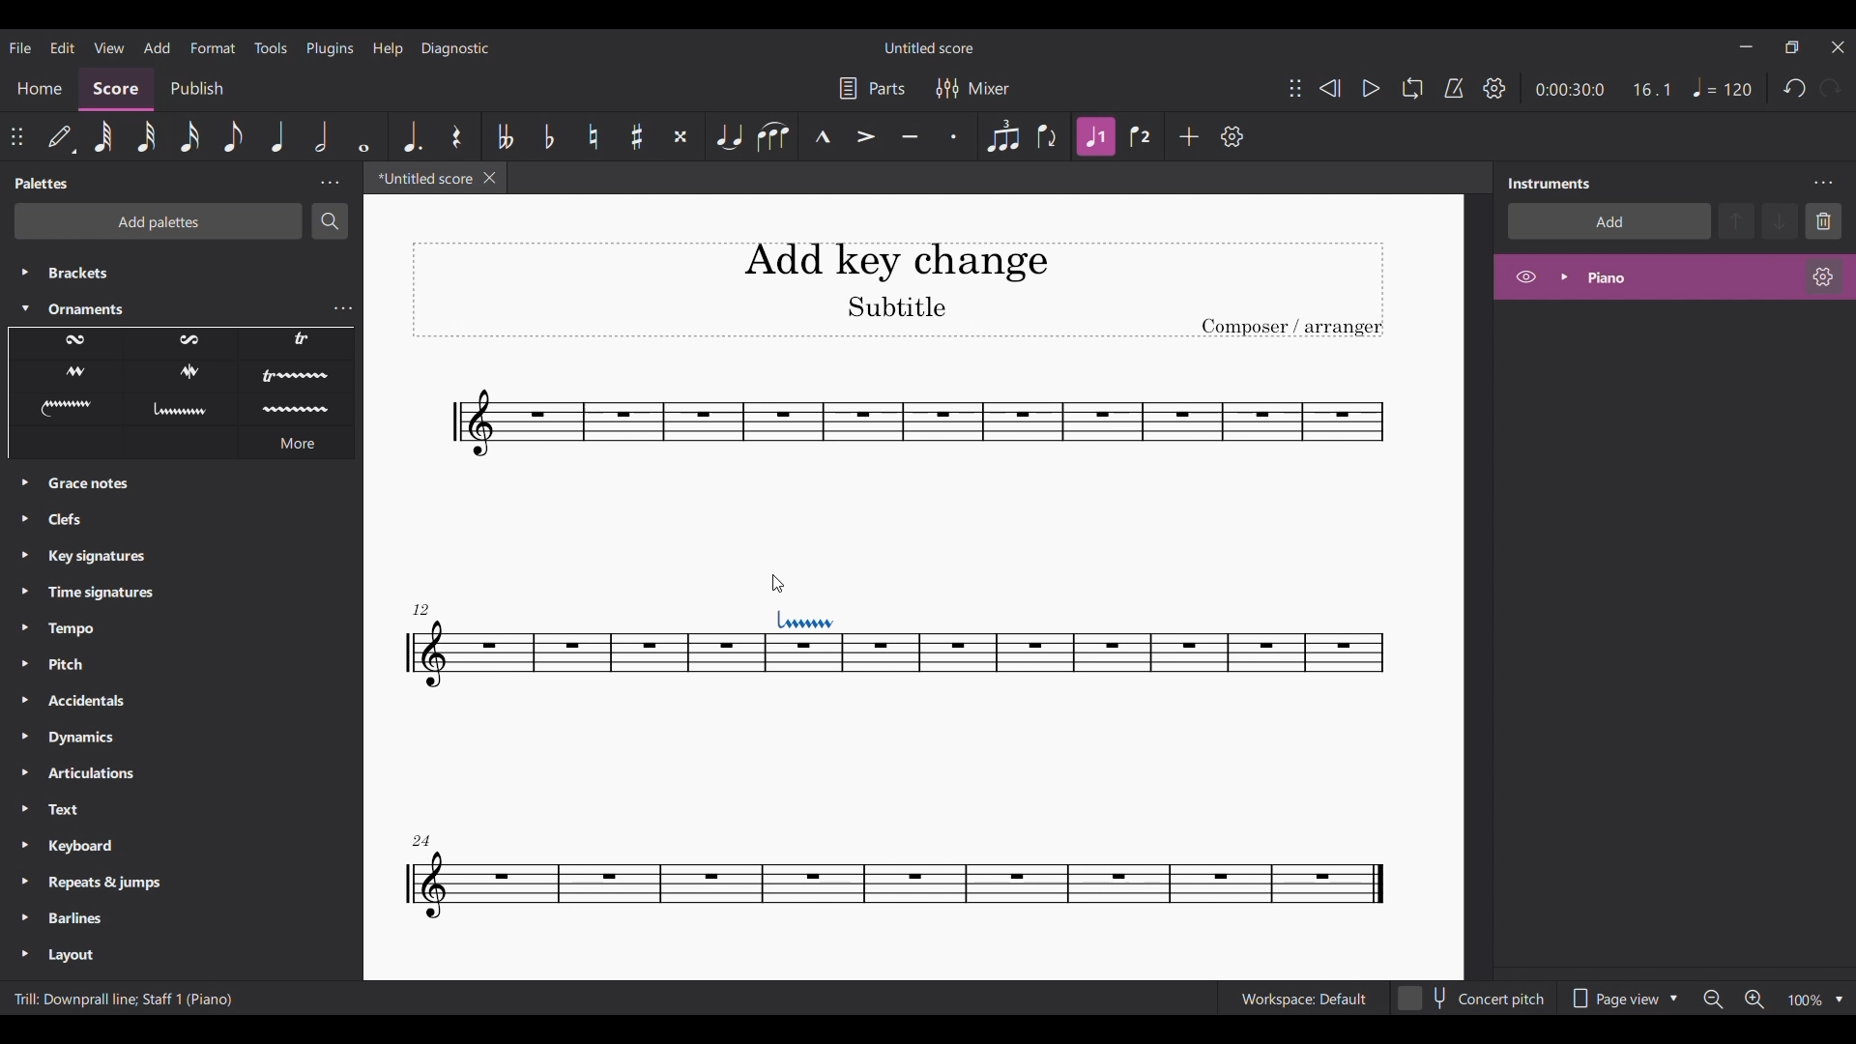 The height and width of the screenshot is (1044, 1856). Describe the element at coordinates (1189, 135) in the screenshot. I see `Add` at that location.